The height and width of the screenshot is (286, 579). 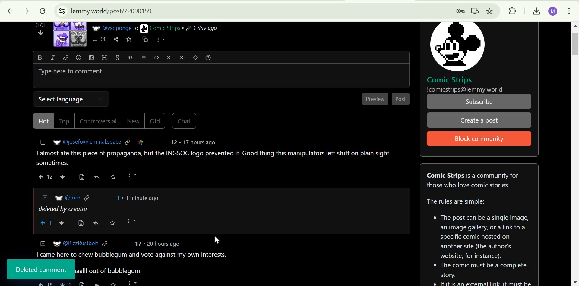 What do you see at coordinates (132, 175) in the screenshot?
I see `more options` at bounding box center [132, 175].